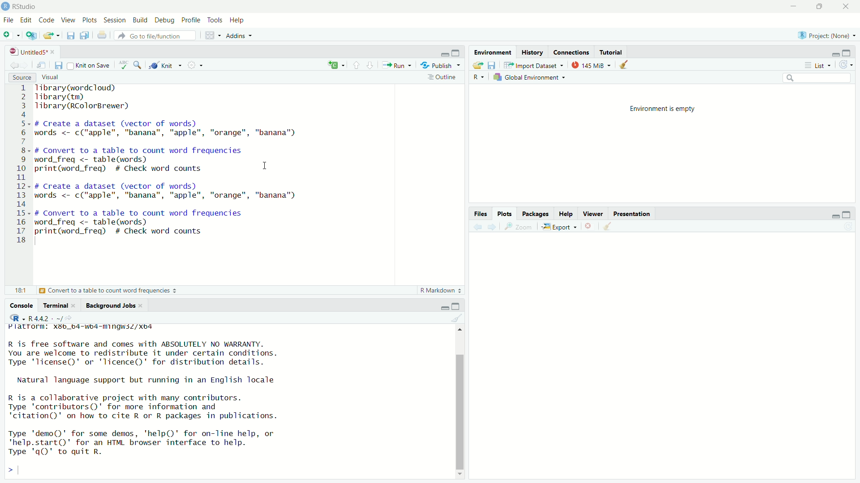 The height and width of the screenshot is (483, 860). Describe the element at coordinates (51, 35) in the screenshot. I see `Open an existing file` at that location.